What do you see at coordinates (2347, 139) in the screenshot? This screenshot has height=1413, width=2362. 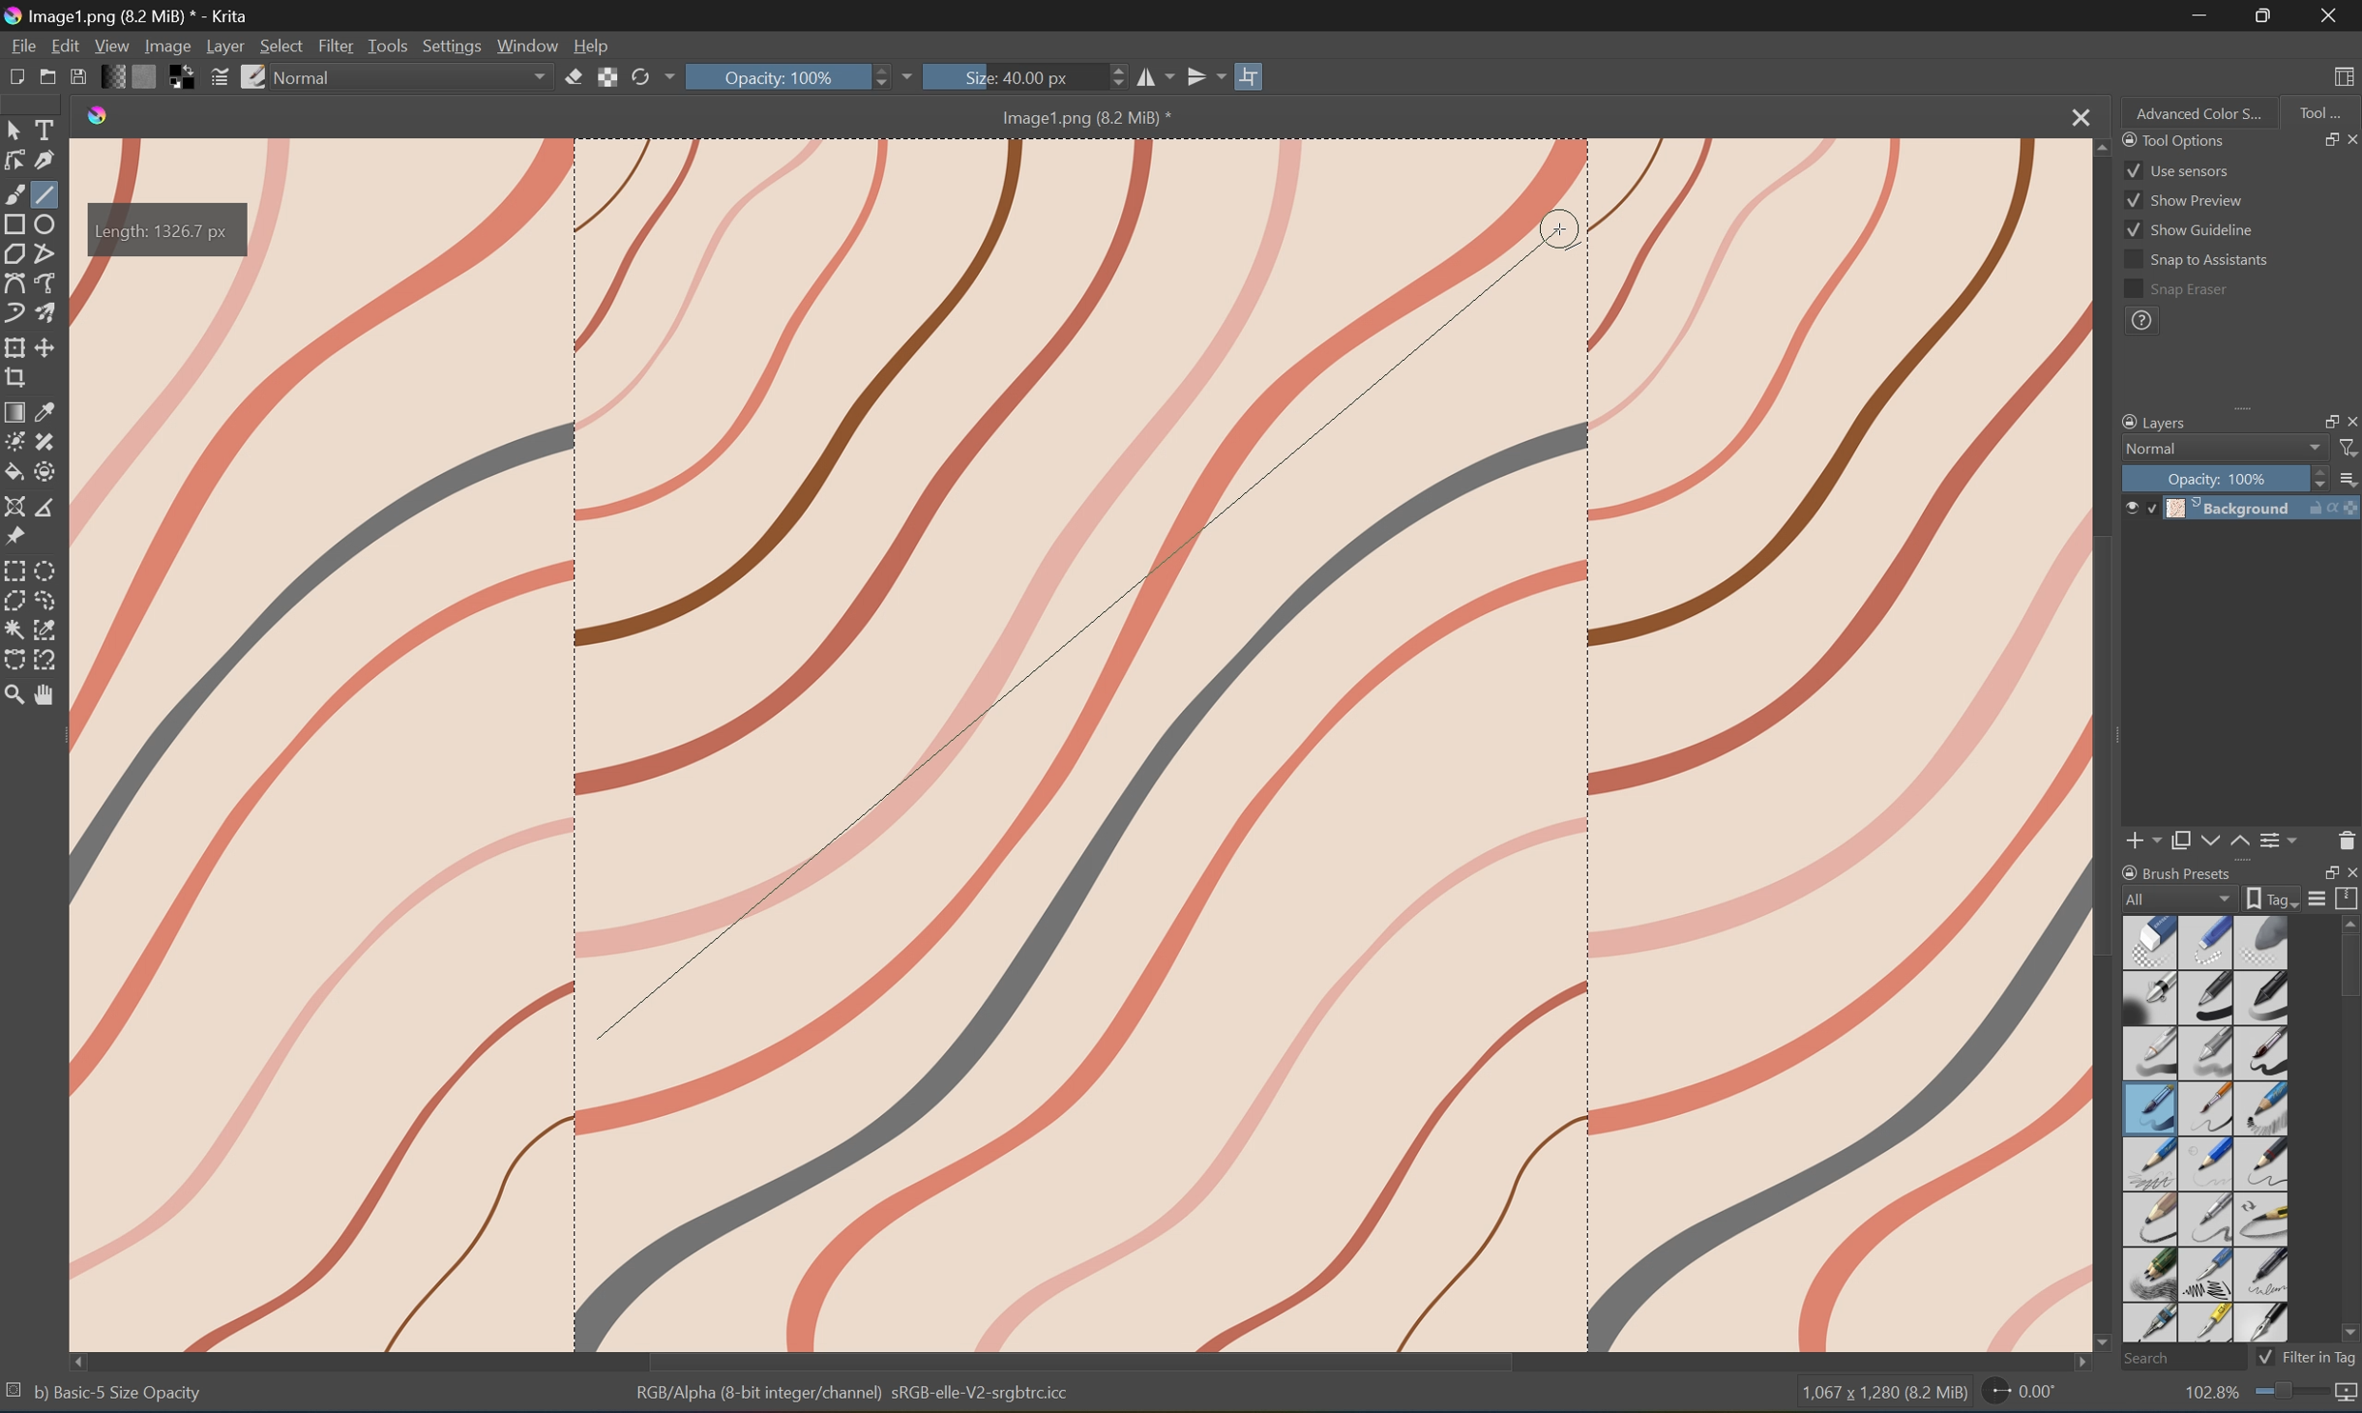 I see `Close` at bounding box center [2347, 139].